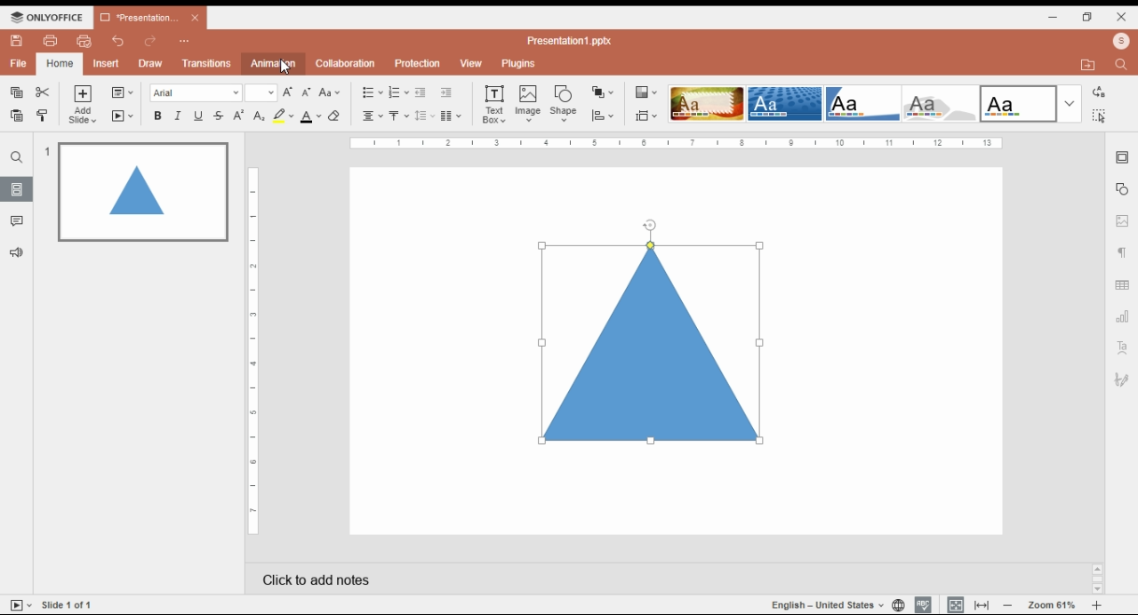 Image resolution: width=1138 pixels, height=615 pixels. Describe the element at coordinates (1054, 605) in the screenshot. I see `zoom in/zoom out` at that location.